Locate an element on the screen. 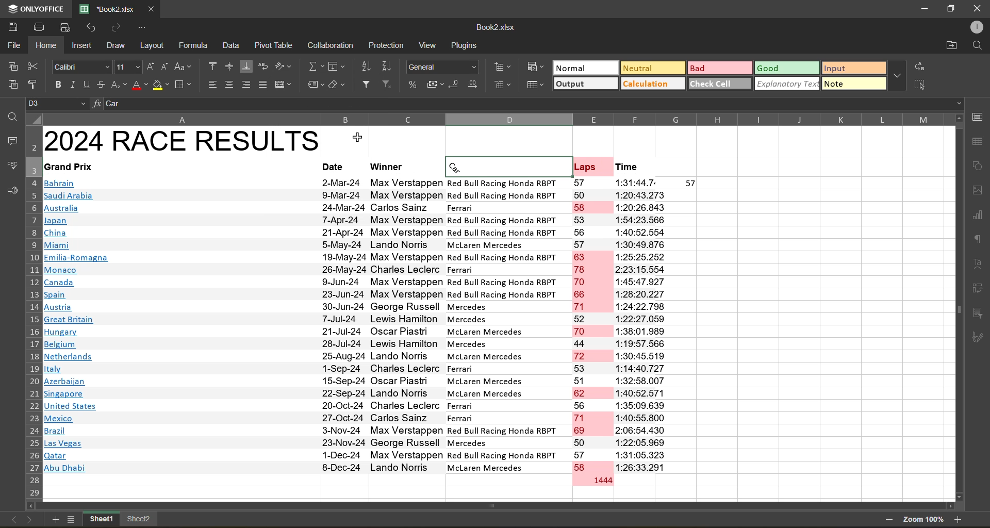 The image size is (990, 528). add new sheet is located at coordinates (54, 519).